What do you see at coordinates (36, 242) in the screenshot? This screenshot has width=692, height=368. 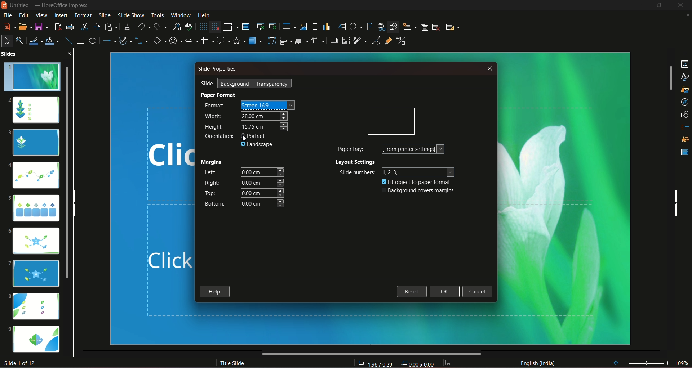 I see `slide 6` at bounding box center [36, 242].